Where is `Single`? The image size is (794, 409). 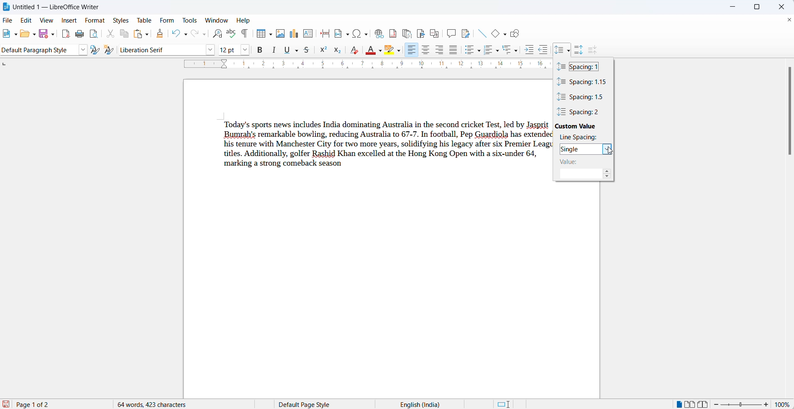
Single is located at coordinates (579, 149).